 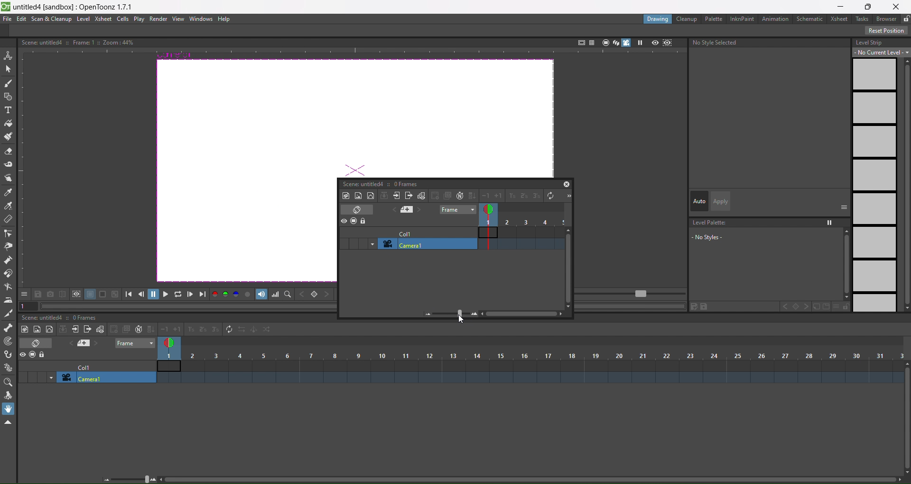 What do you see at coordinates (9, 68) in the screenshot?
I see `selection tool` at bounding box center [9, 68].